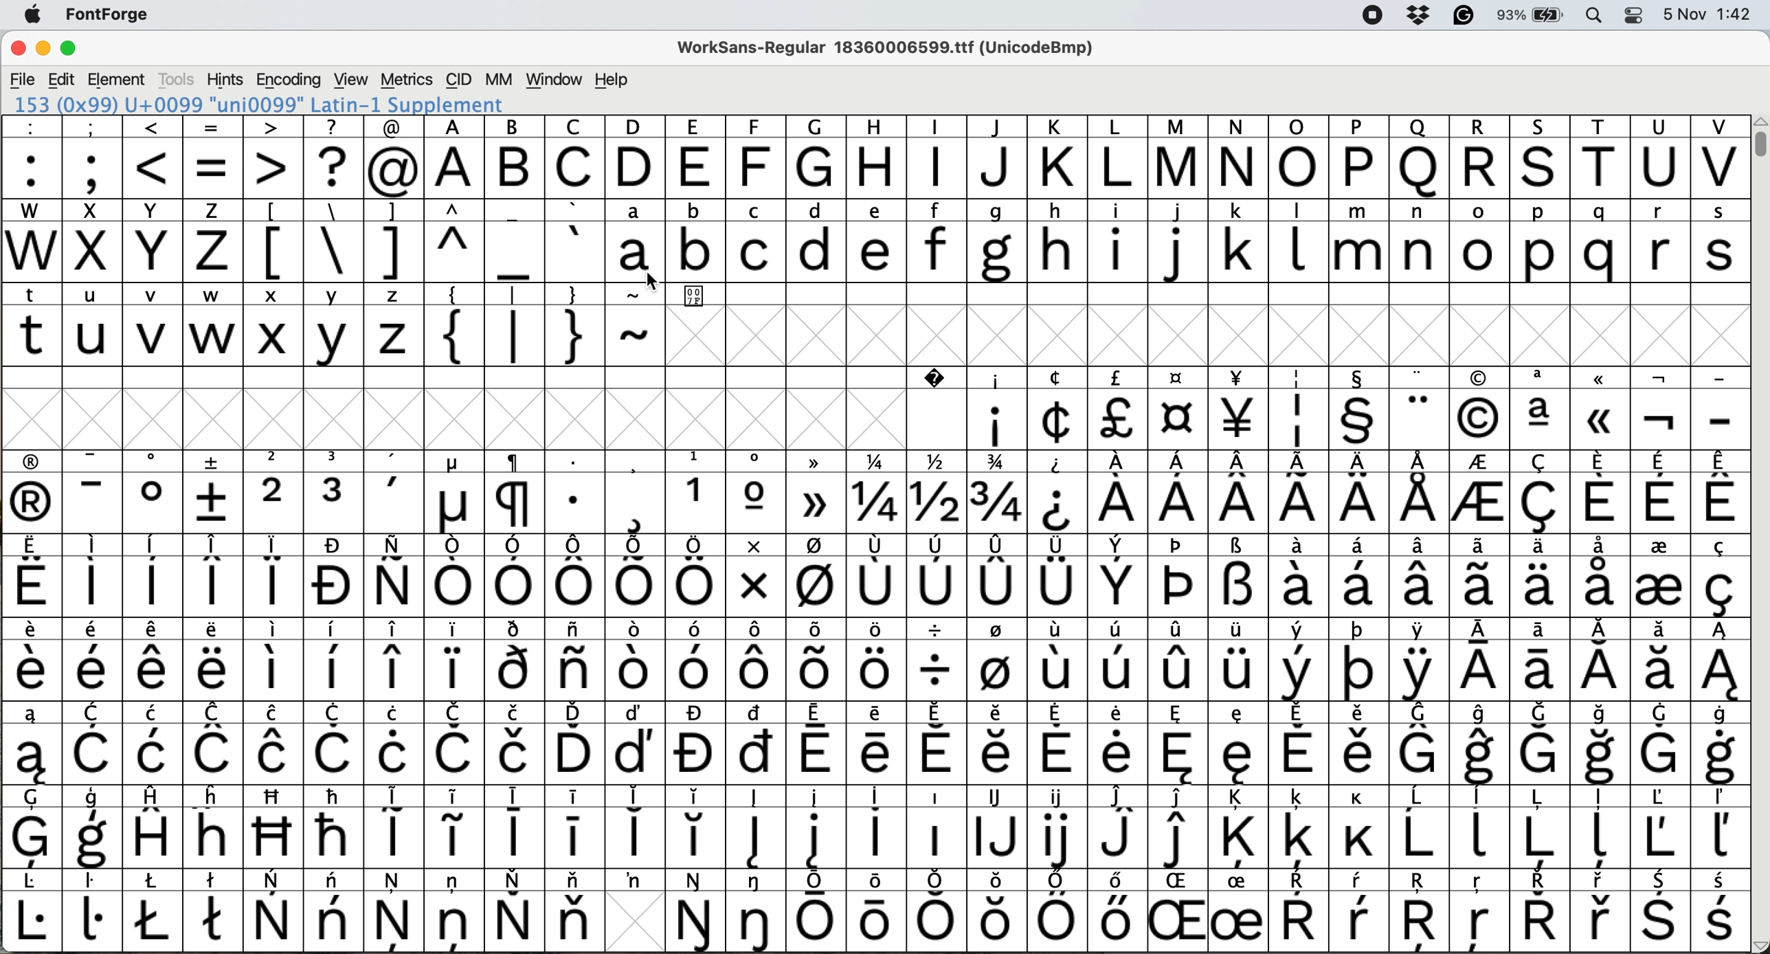 The image size is (1770, 954). I want to click on symbol, so click(214, 743).